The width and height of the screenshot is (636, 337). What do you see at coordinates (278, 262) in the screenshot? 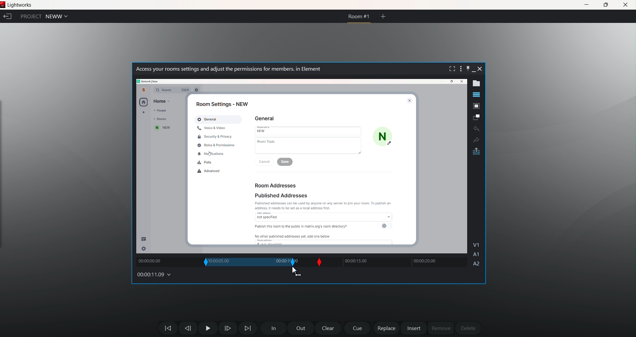
I see `track` at bounding box center [278, 262].